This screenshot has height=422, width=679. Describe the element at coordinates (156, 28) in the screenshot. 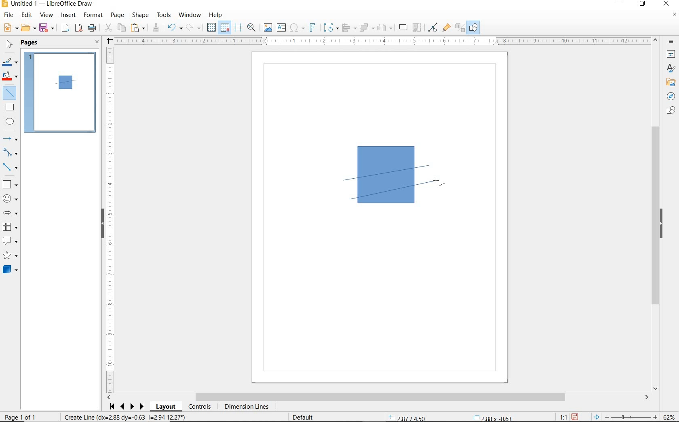

I see `CLONE FORMATTING` at that location.